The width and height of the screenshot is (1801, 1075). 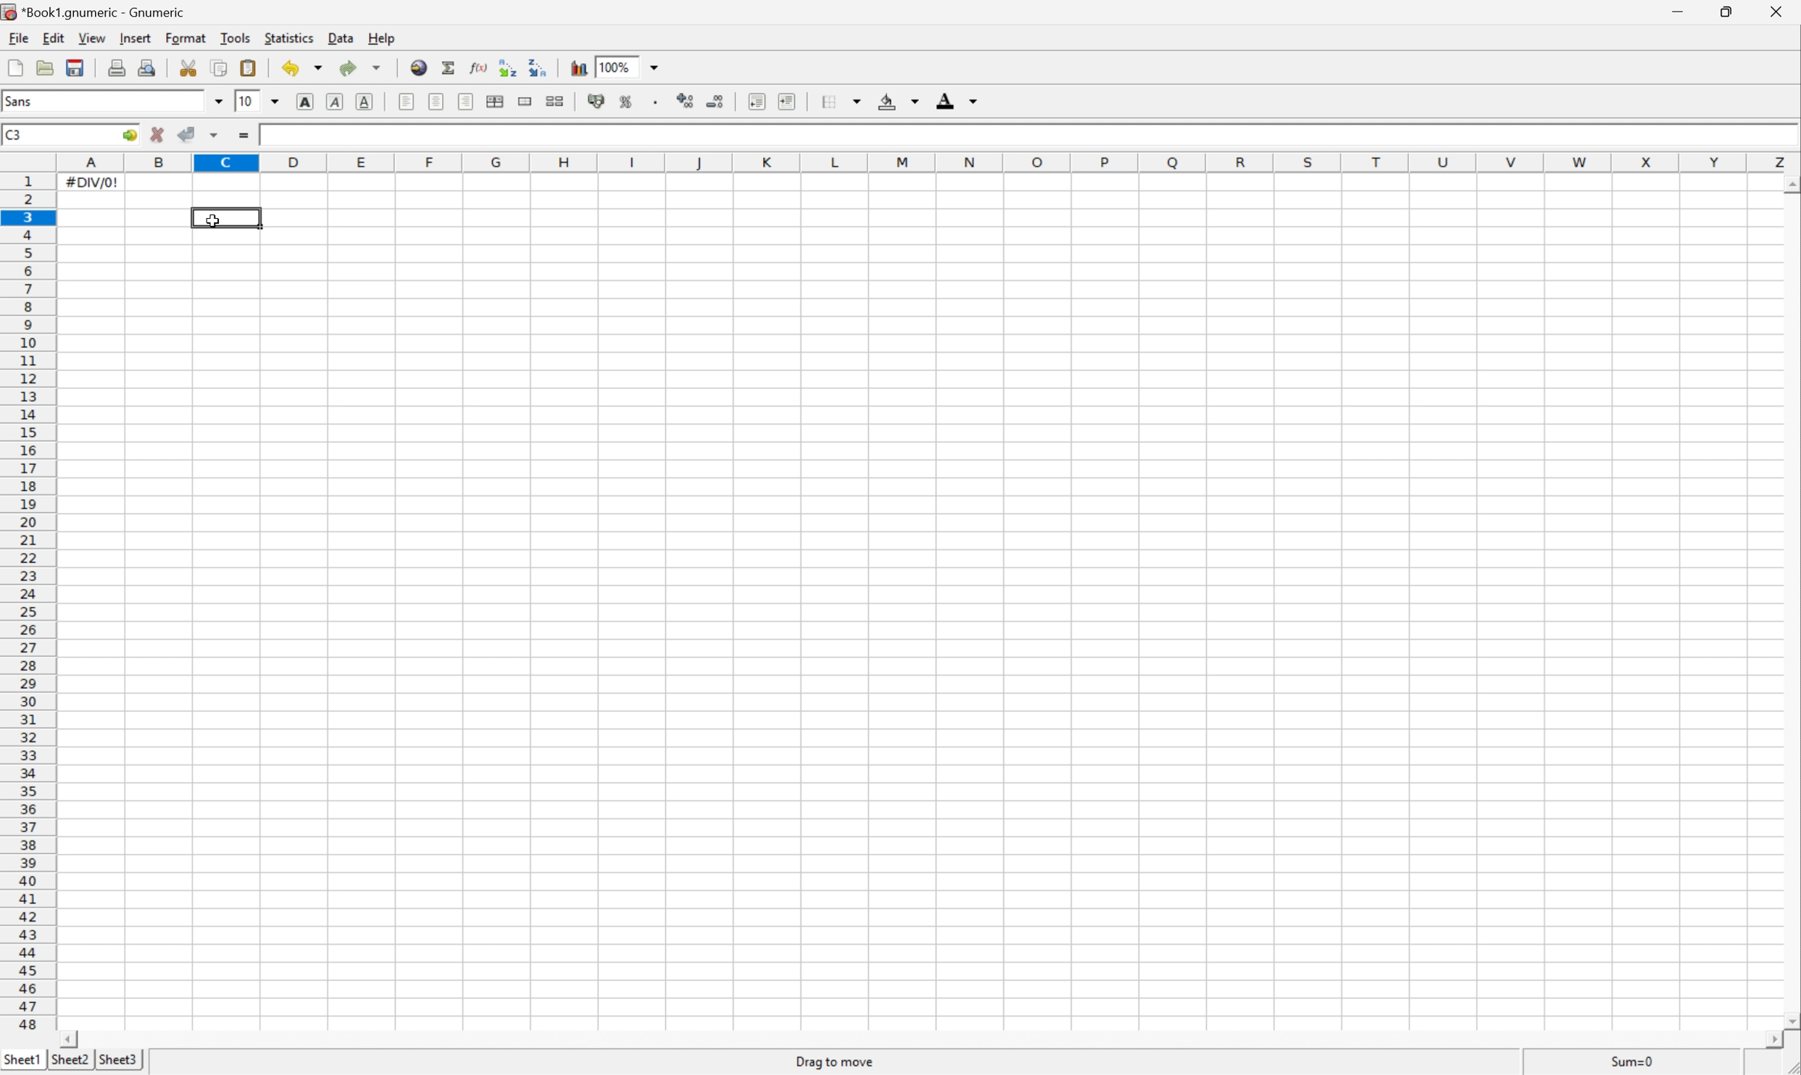 I want to click on Data, so click(x=341, y=38).